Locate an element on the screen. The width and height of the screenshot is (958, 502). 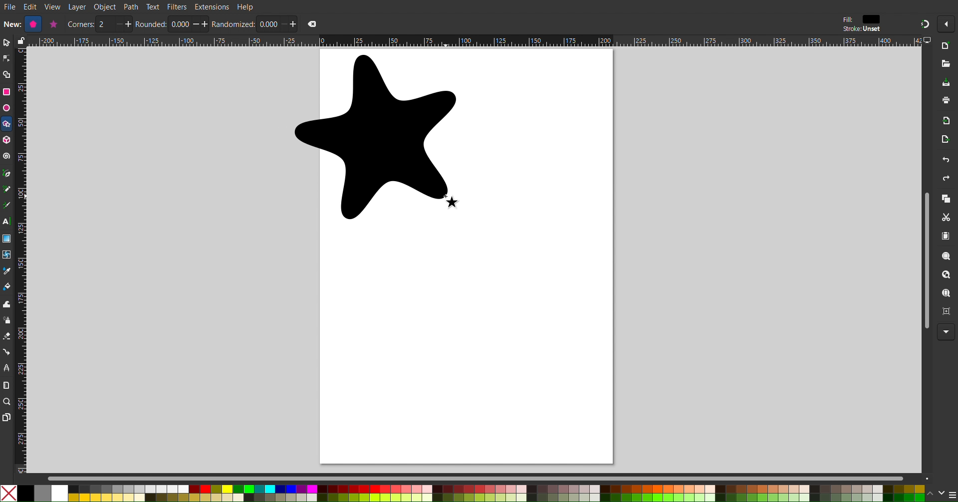
Text Tool is located at coordinates (6, 222).